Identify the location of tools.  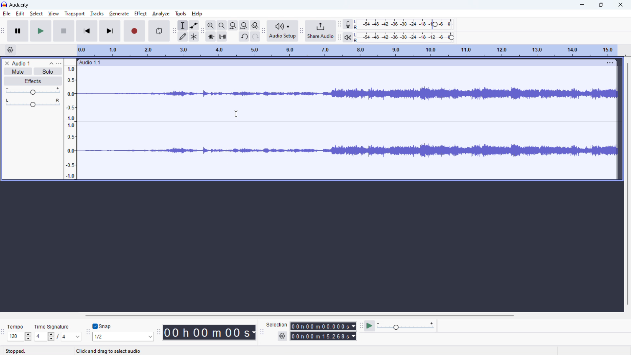
(181, 14).